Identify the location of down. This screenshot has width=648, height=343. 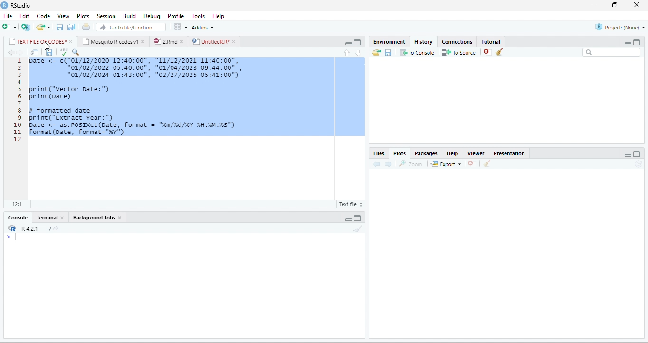
(359, 53).